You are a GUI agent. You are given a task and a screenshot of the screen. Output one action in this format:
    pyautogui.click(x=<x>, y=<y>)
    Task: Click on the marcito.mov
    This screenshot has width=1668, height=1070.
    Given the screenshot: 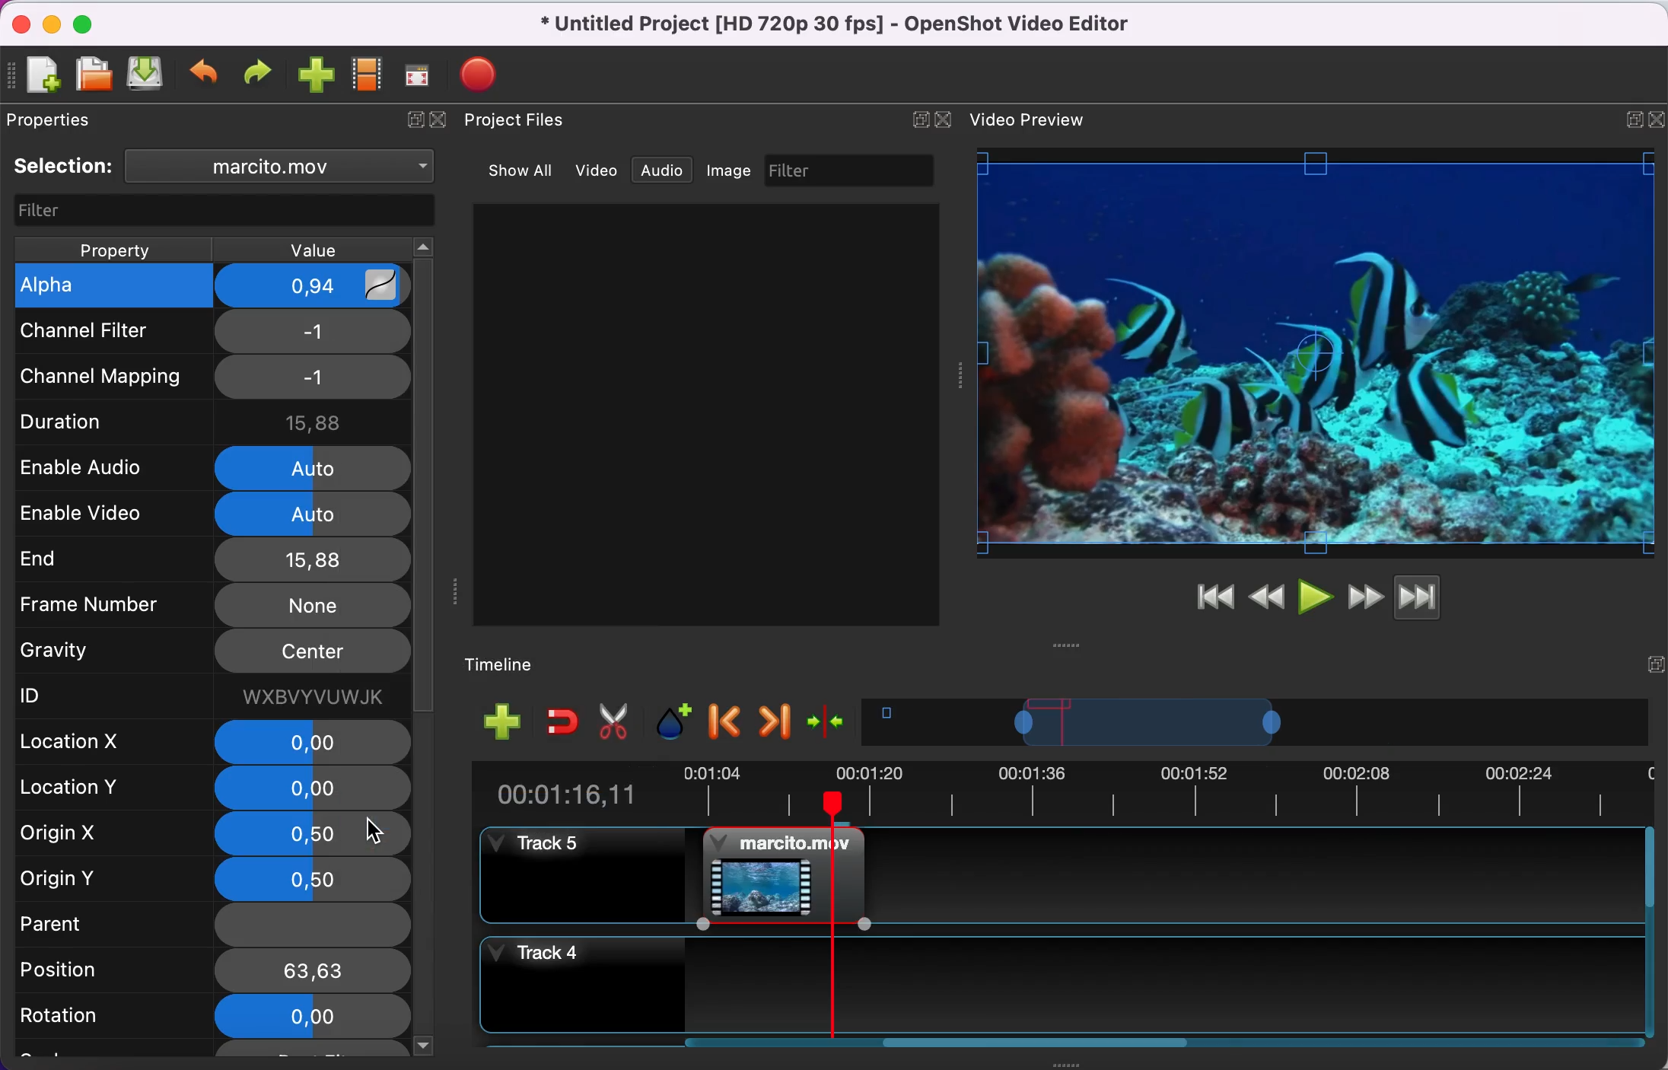 What is the action you would take?
    pyautogui.click(x=319, y=167)
    